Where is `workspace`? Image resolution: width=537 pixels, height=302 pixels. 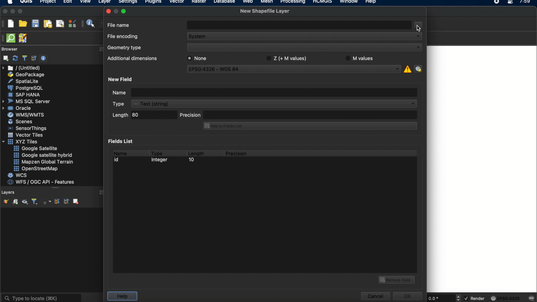
workspace is located at coordinates (482, 169).